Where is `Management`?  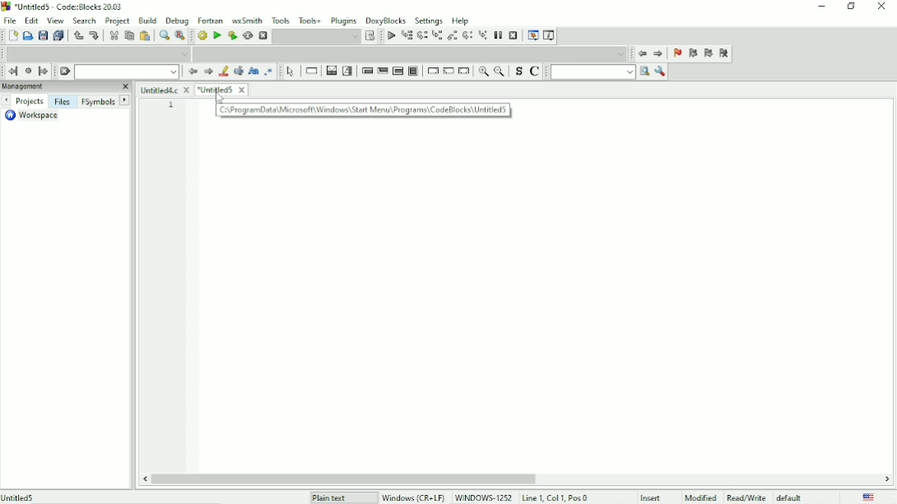 Management is located at coordinates (58, 87).